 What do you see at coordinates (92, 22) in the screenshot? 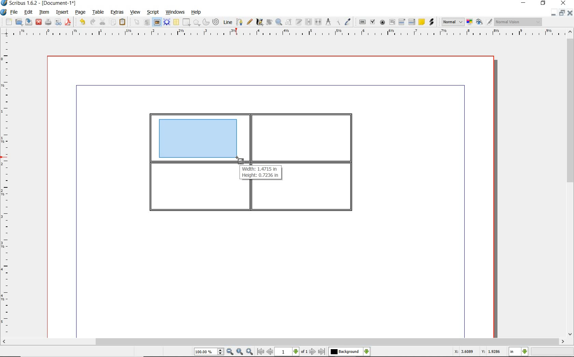
I see `redo` at bounding box center [92, 22].